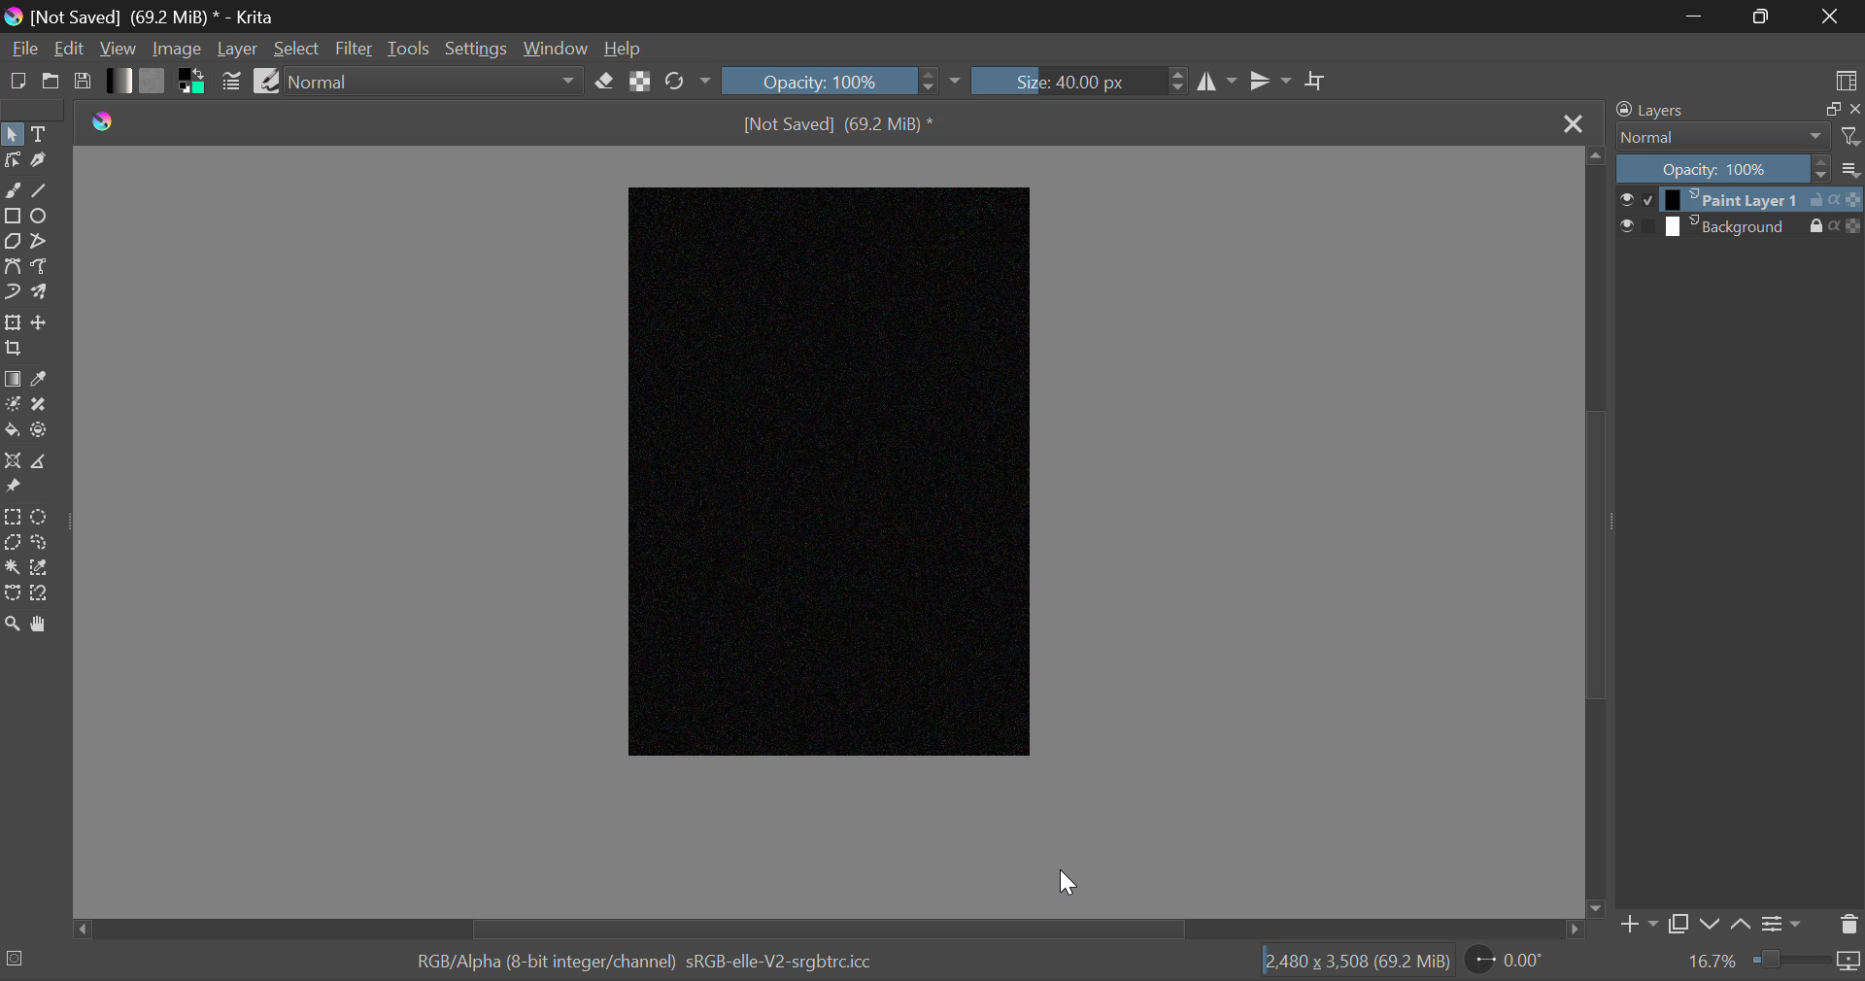 The image size is (1865, 981). I want to click on Blending Mode, so click(1718, 137).